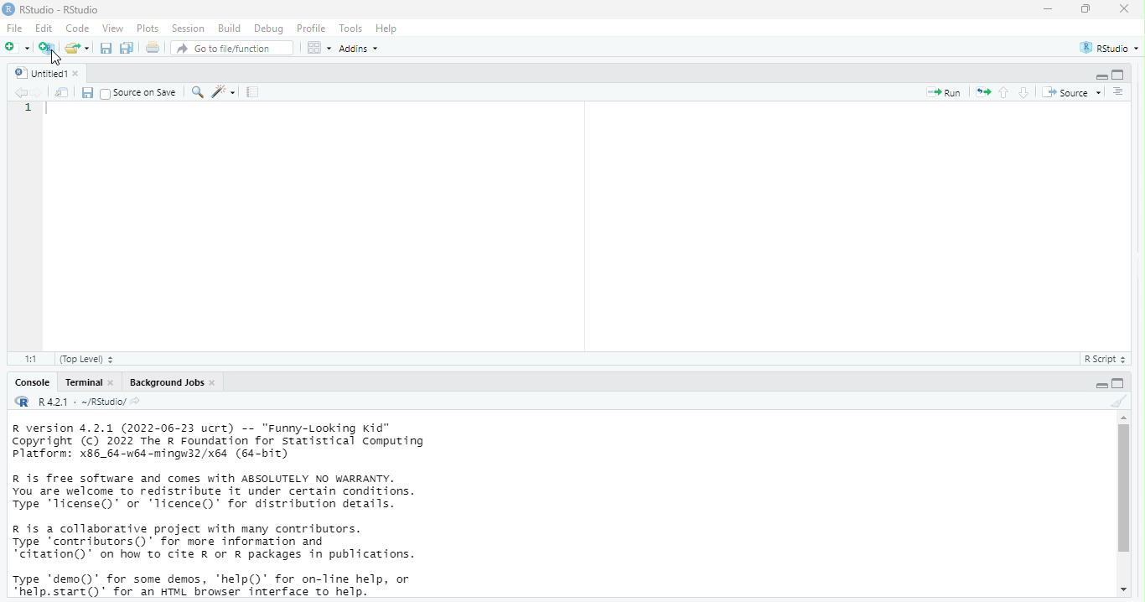 The image size is (1145, 602). I want to click on go to previous section/chunk, so click(1005, 91).